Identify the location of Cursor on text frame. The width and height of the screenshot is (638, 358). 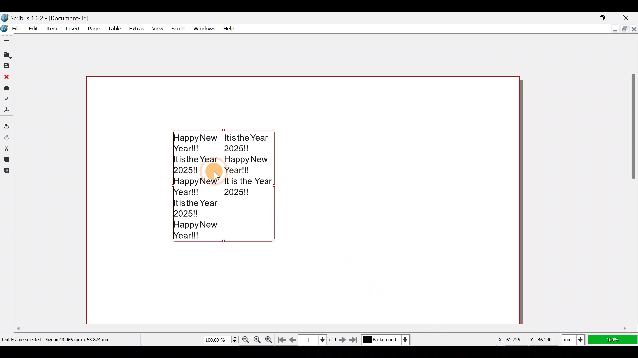
(216, 174).